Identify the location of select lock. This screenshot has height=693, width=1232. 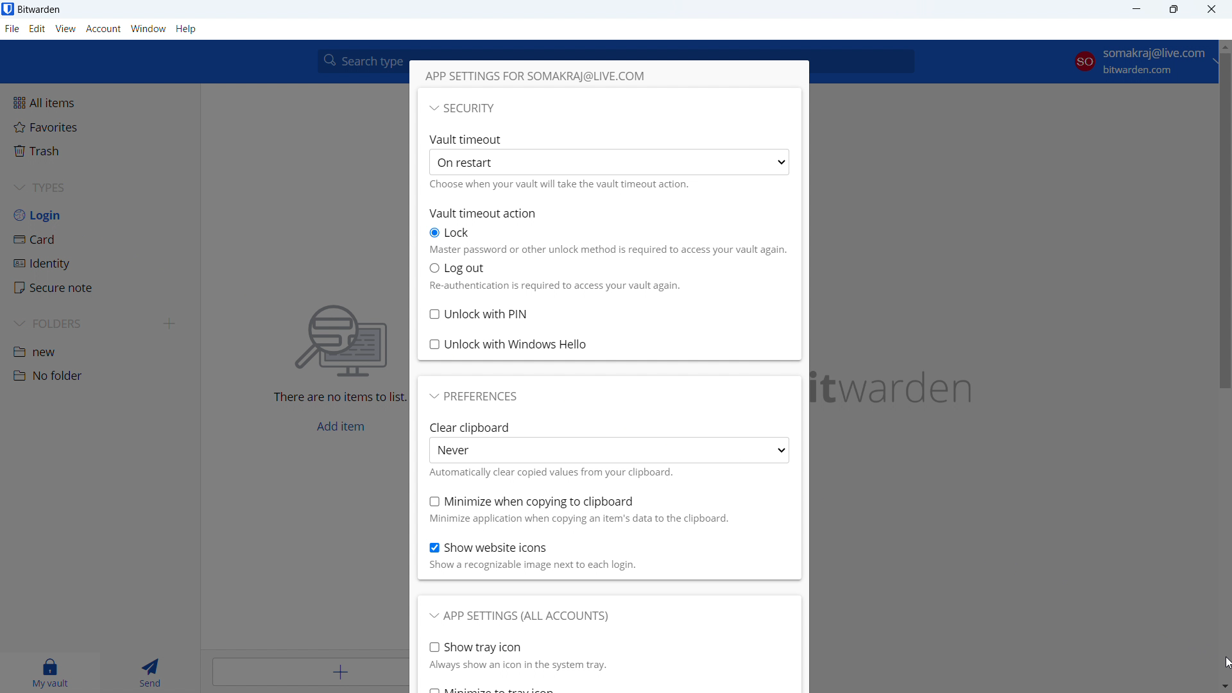
(606, 241).